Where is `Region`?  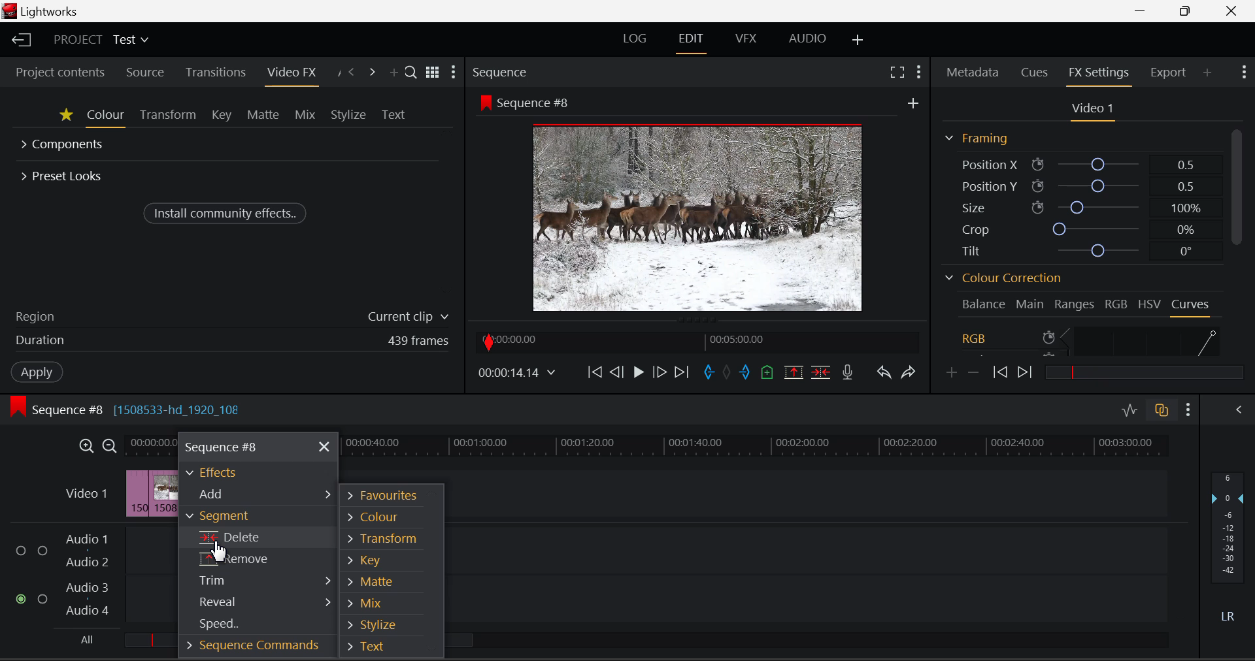
Region is located at coordinates (231, 315).